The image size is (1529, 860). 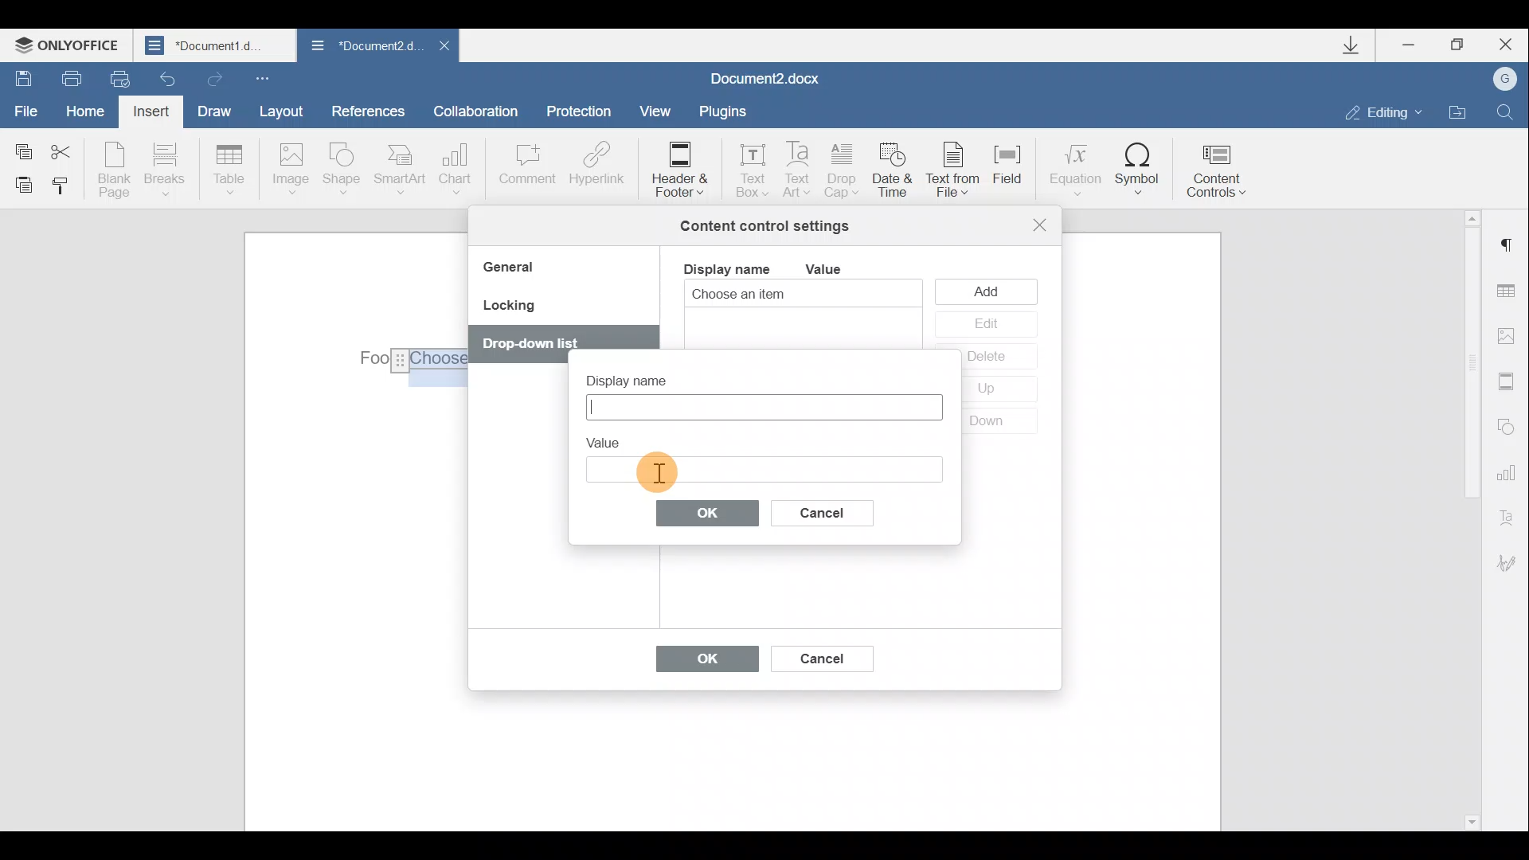 I want to click on Layout, so click(x=280, y=111).